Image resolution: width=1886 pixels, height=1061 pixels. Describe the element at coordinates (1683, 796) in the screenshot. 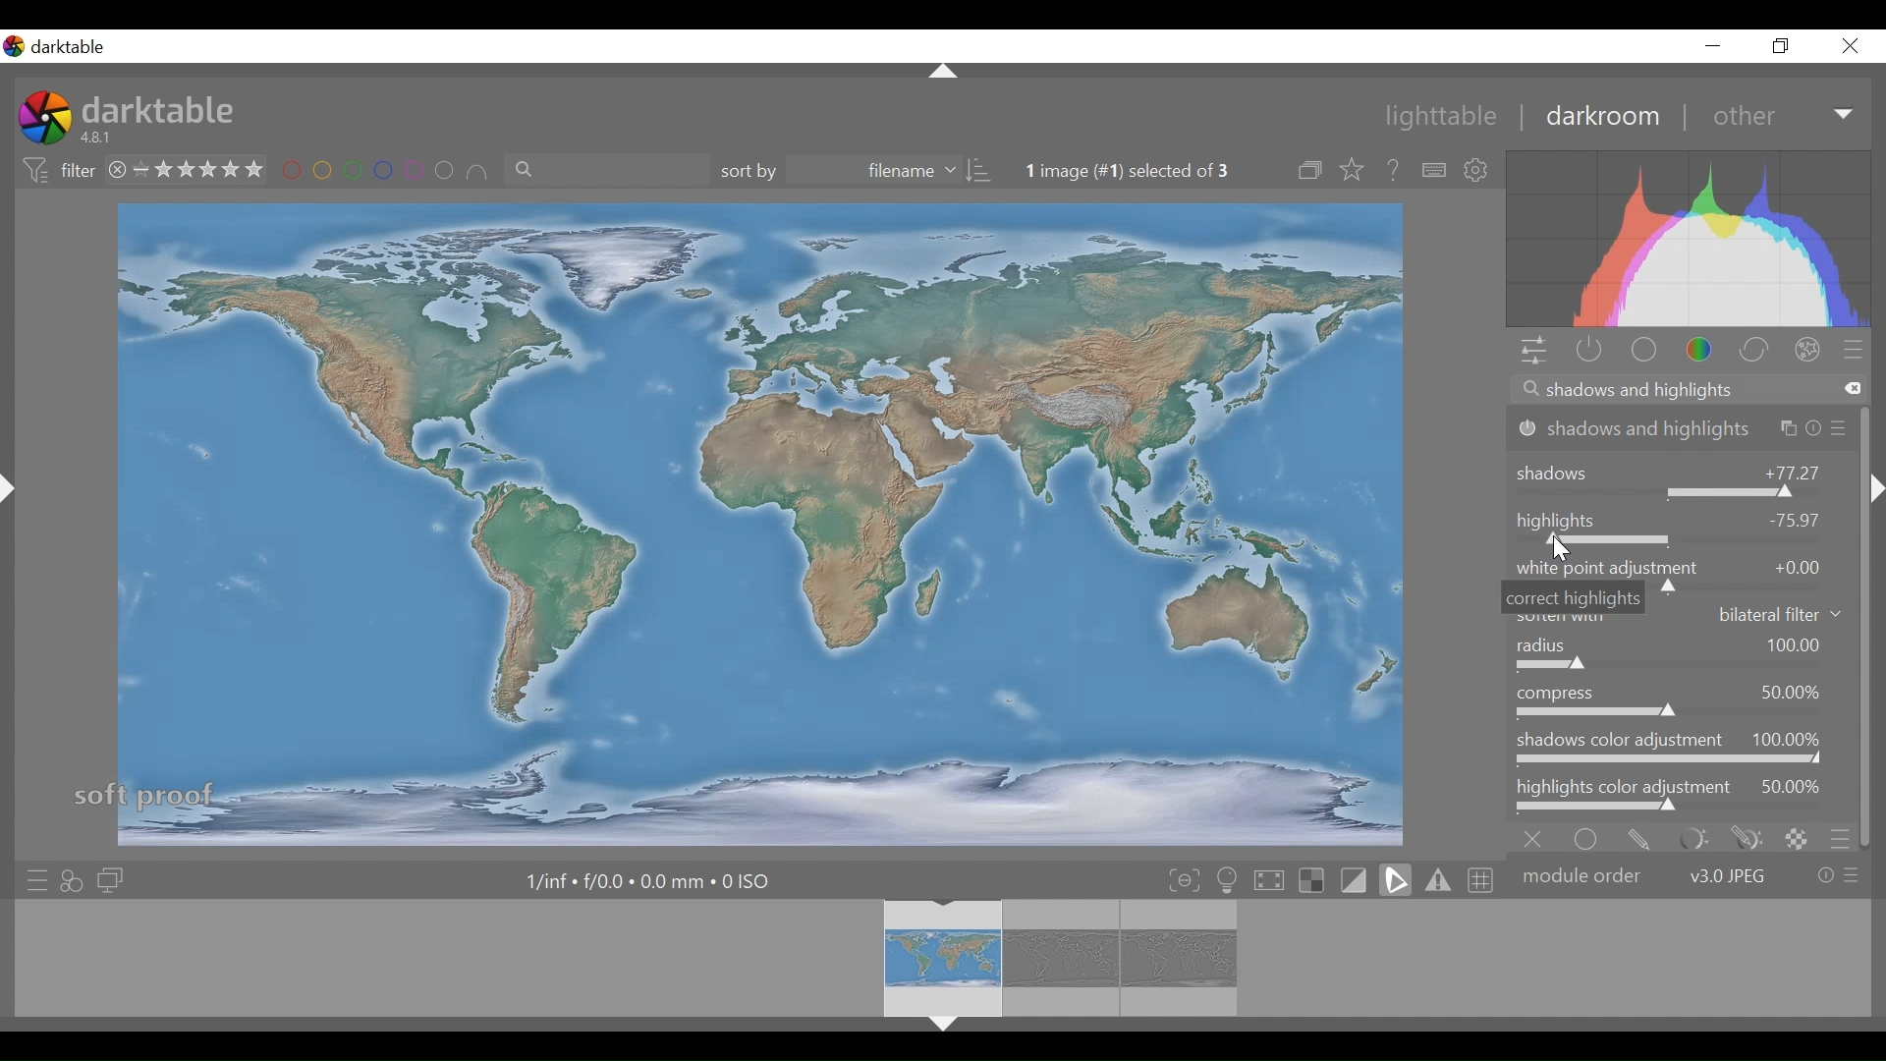

I see `highlight color adjustments` at that location.